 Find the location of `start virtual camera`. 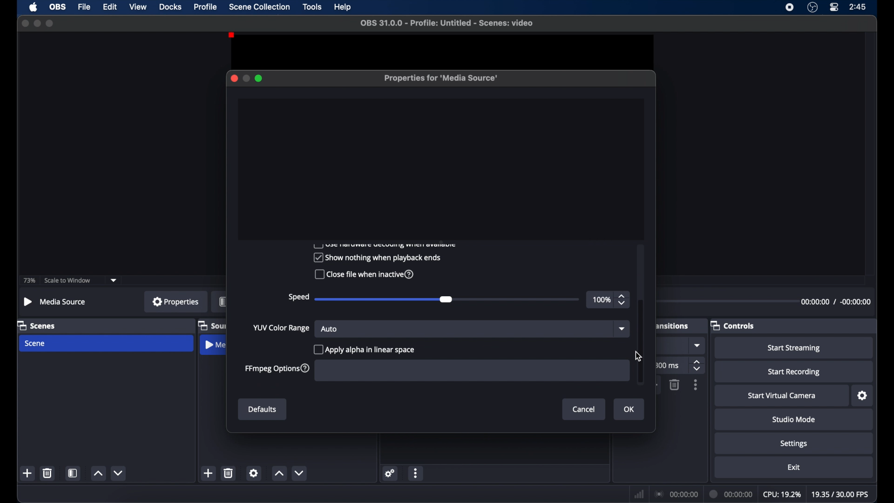

start virtual camera is located at coordinates (782, 396).